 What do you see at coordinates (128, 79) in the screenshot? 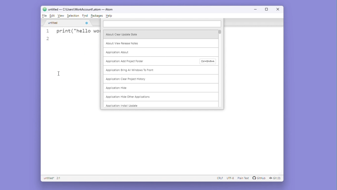
I see `Application clear project history` at bounding box center [128, 79].